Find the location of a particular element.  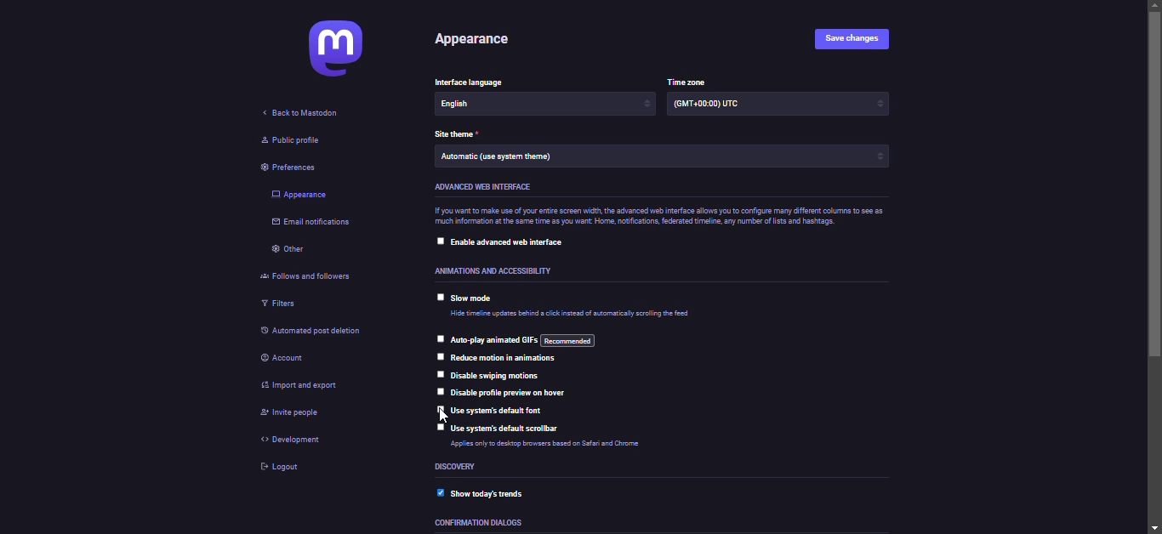

import & export is located at coordinates (299, 386).